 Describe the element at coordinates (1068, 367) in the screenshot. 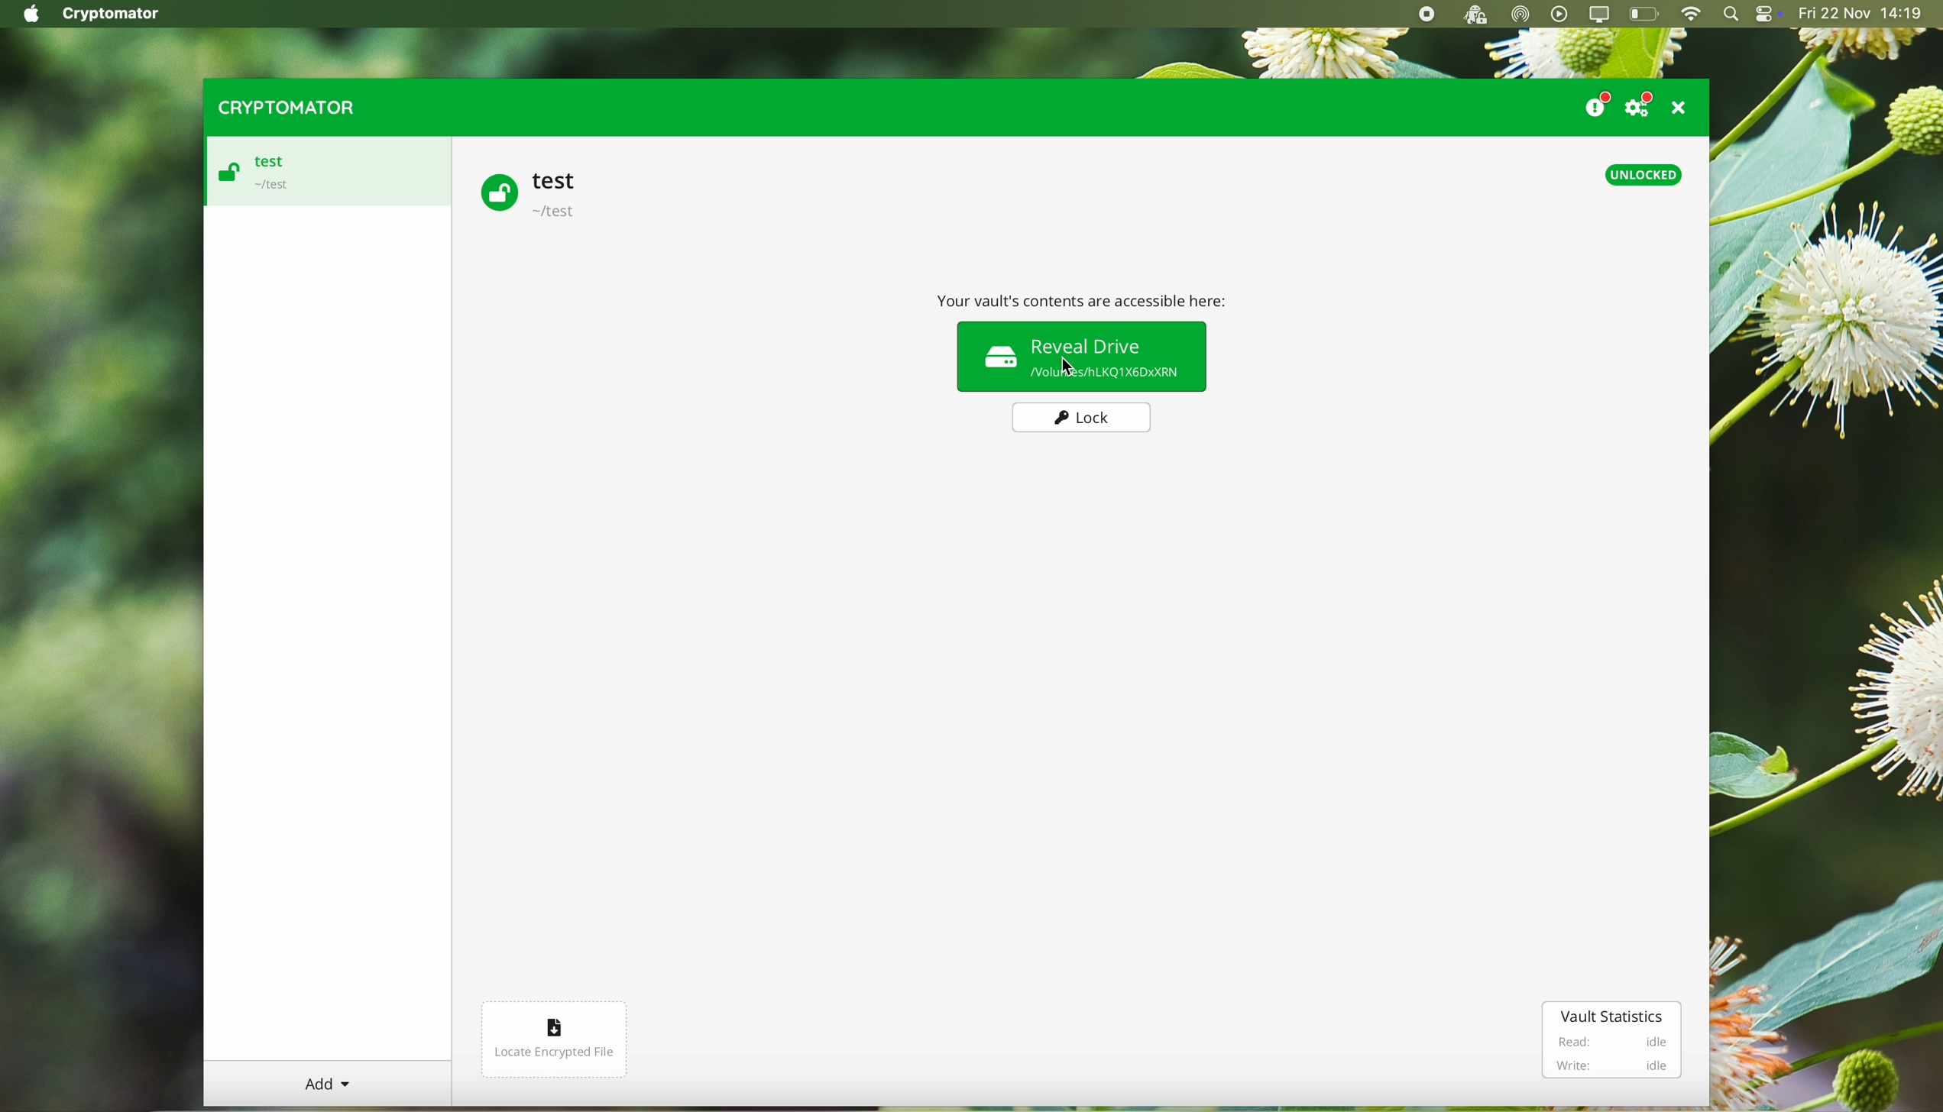

I see `Cursor` at that location.